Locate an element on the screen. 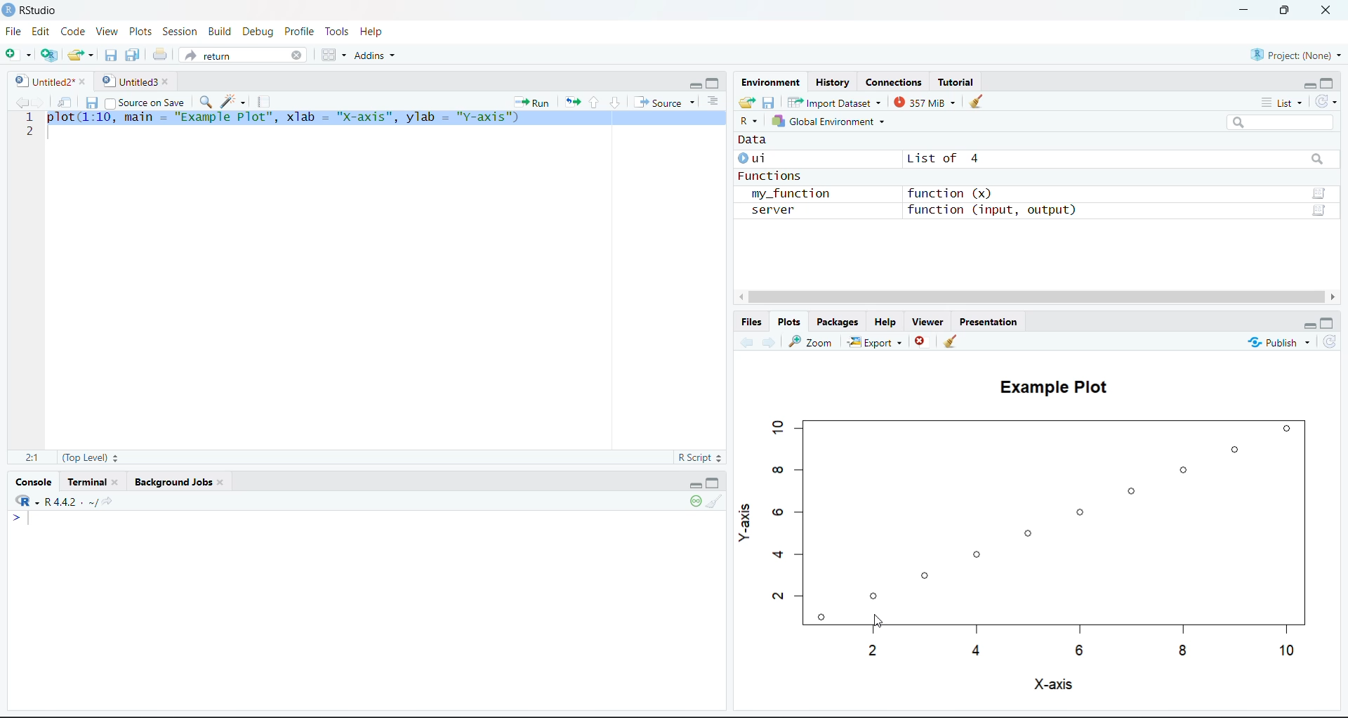 The image size is (1348, 718). Searchbar is located at coordinates (1317, 160).